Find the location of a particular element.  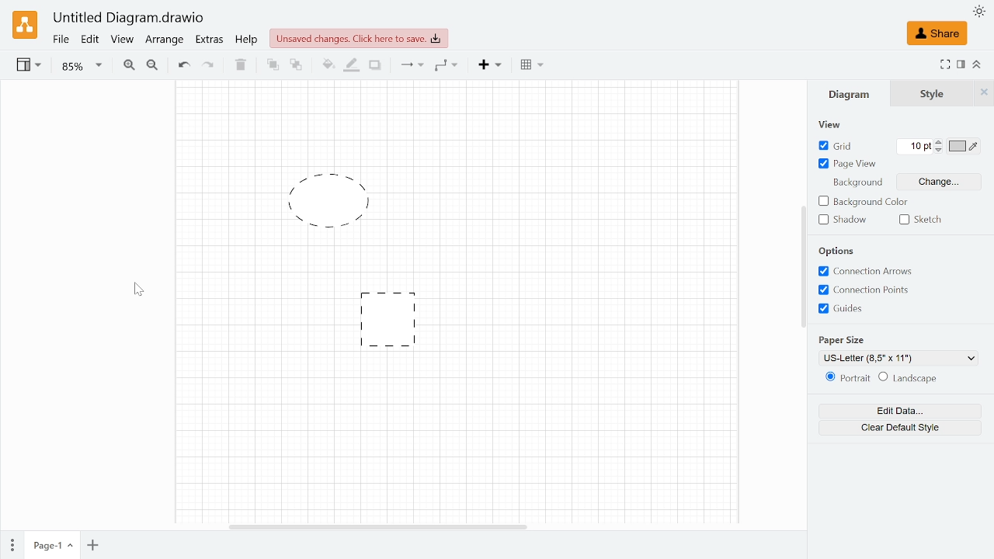

Edit is located at coordinates (91, 40).